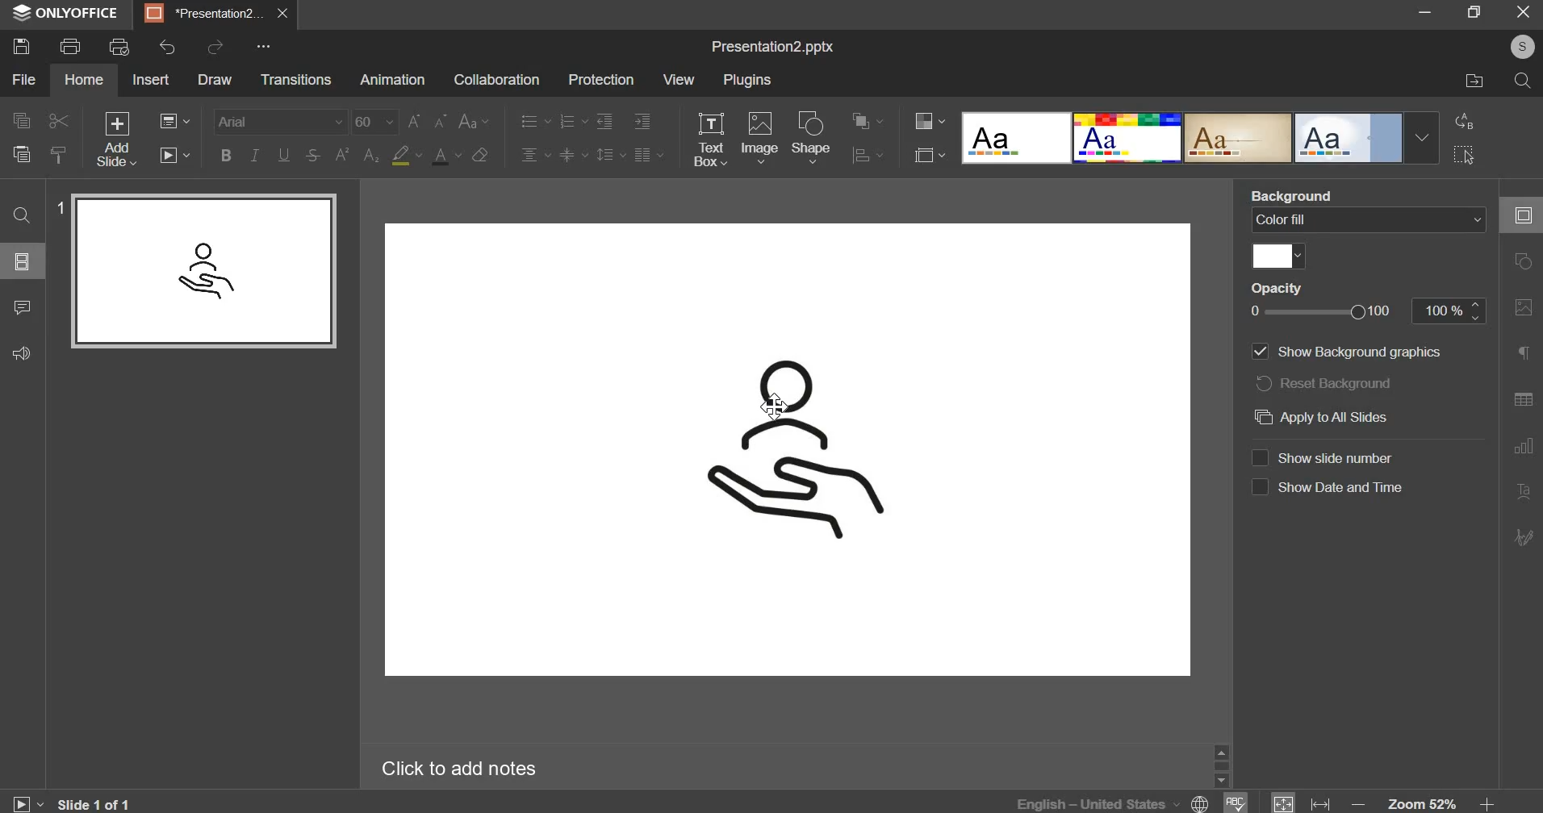 This screenshot has width=1543, height=813. Describe the element at coordinates (174, 121) in the screenshot. I see `change slide layout` at that location.